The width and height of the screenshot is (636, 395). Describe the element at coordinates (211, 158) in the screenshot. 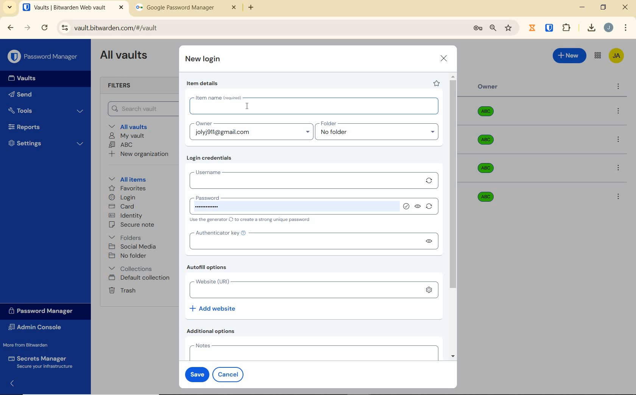

I see `Login credentials` at that location.